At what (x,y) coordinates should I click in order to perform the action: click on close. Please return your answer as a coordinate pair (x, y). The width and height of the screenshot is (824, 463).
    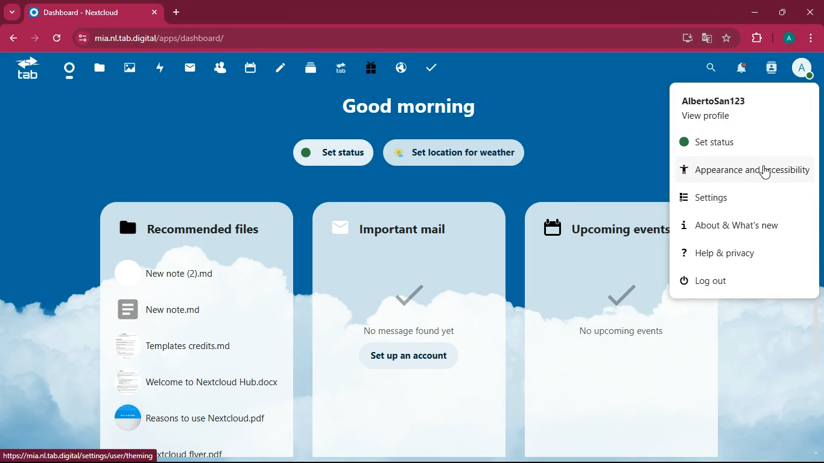
    Looking at the image, I should click on (811, 11).